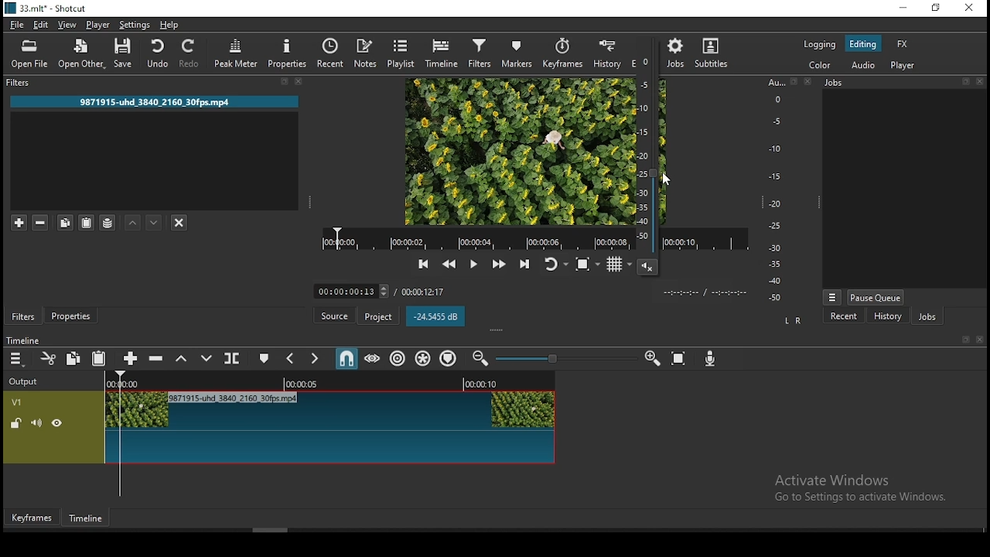 The width and height of the screenshot is (990, 557). What do you see at coordinates (24, 339) in the screenshot?
I see `time line` at bounding box center [24, 339].